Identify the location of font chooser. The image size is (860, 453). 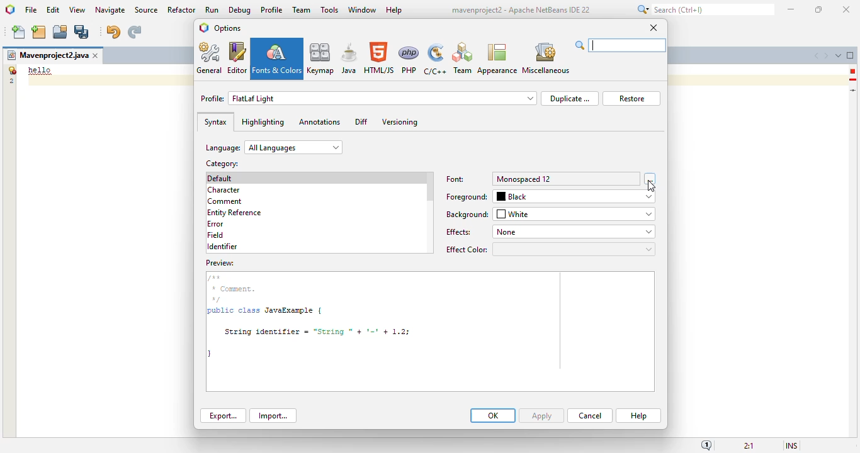
(650, 178).